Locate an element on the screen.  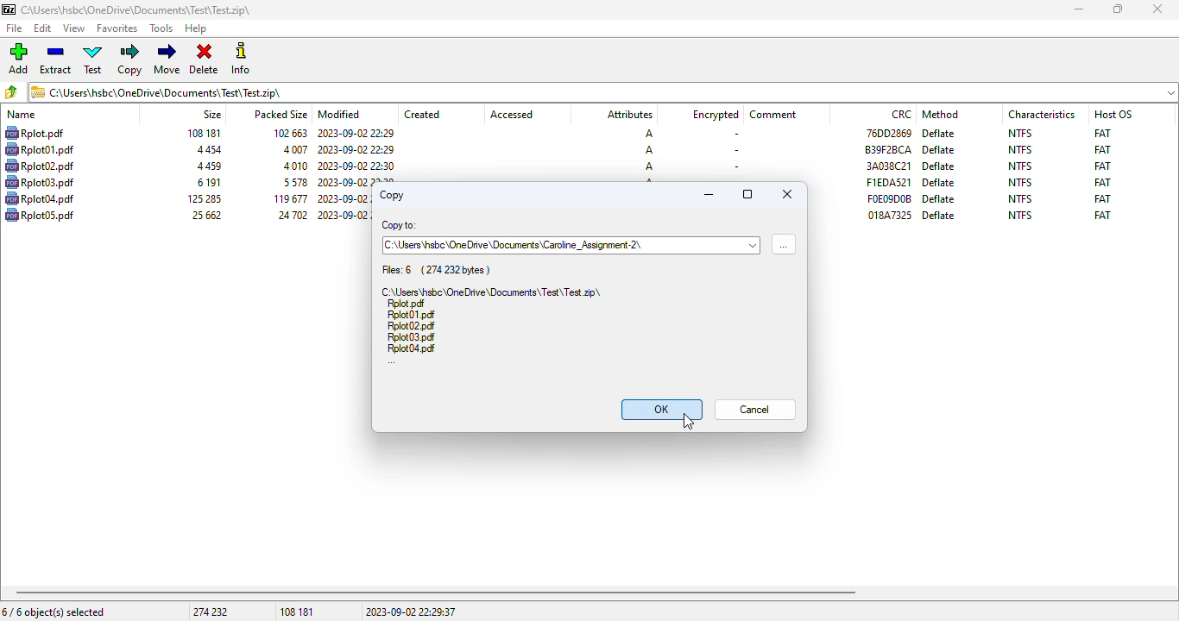
FAT is located at coordinates (1102, 215).